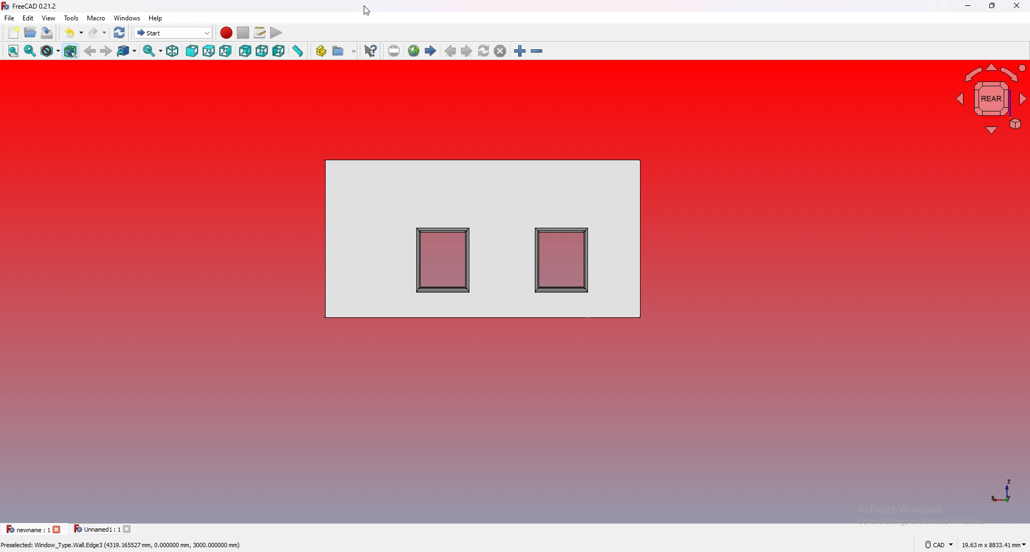  What do you see at coordinates (193, 51) in the screenshot?
I see `front` at bounding box center [193, 51].